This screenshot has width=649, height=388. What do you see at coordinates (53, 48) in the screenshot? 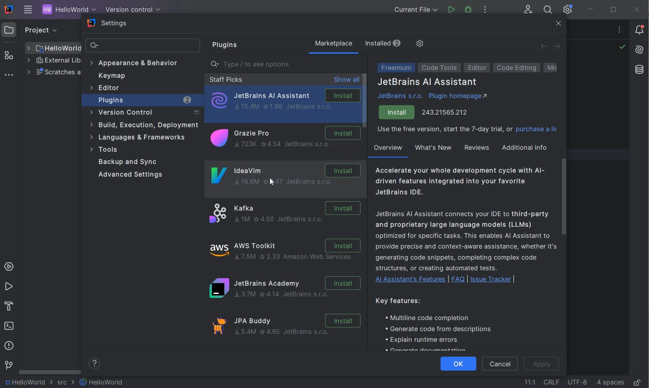
I see `FILE NAME` at bounding box center [53, 48].